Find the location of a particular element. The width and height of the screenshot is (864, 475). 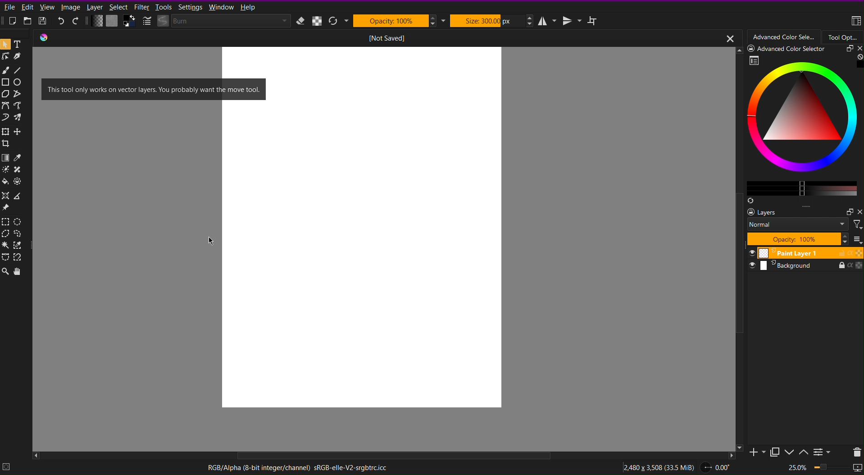

Dimensions is located at coordinates (660, 466).